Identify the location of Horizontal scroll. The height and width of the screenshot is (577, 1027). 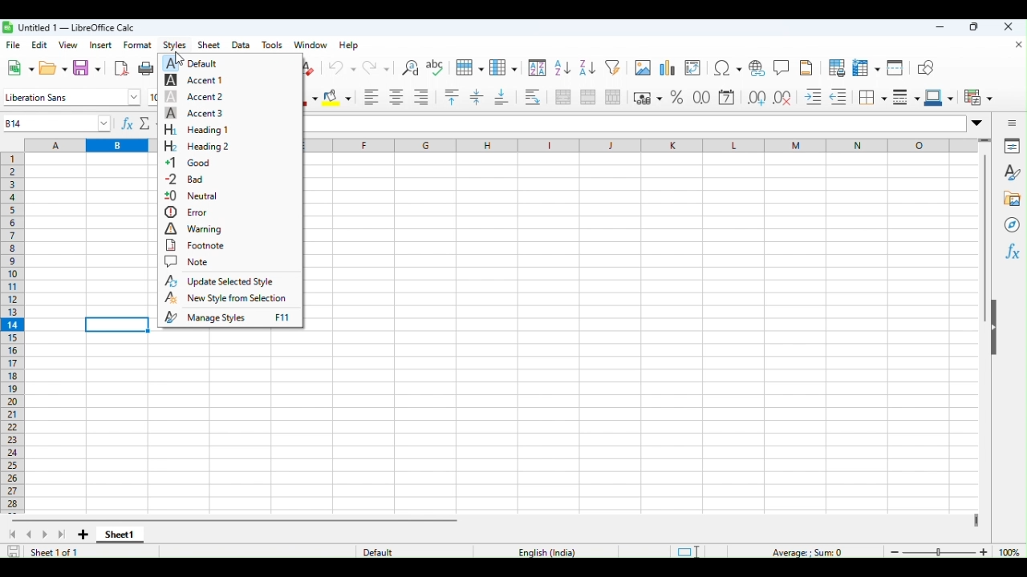
(237, 518).